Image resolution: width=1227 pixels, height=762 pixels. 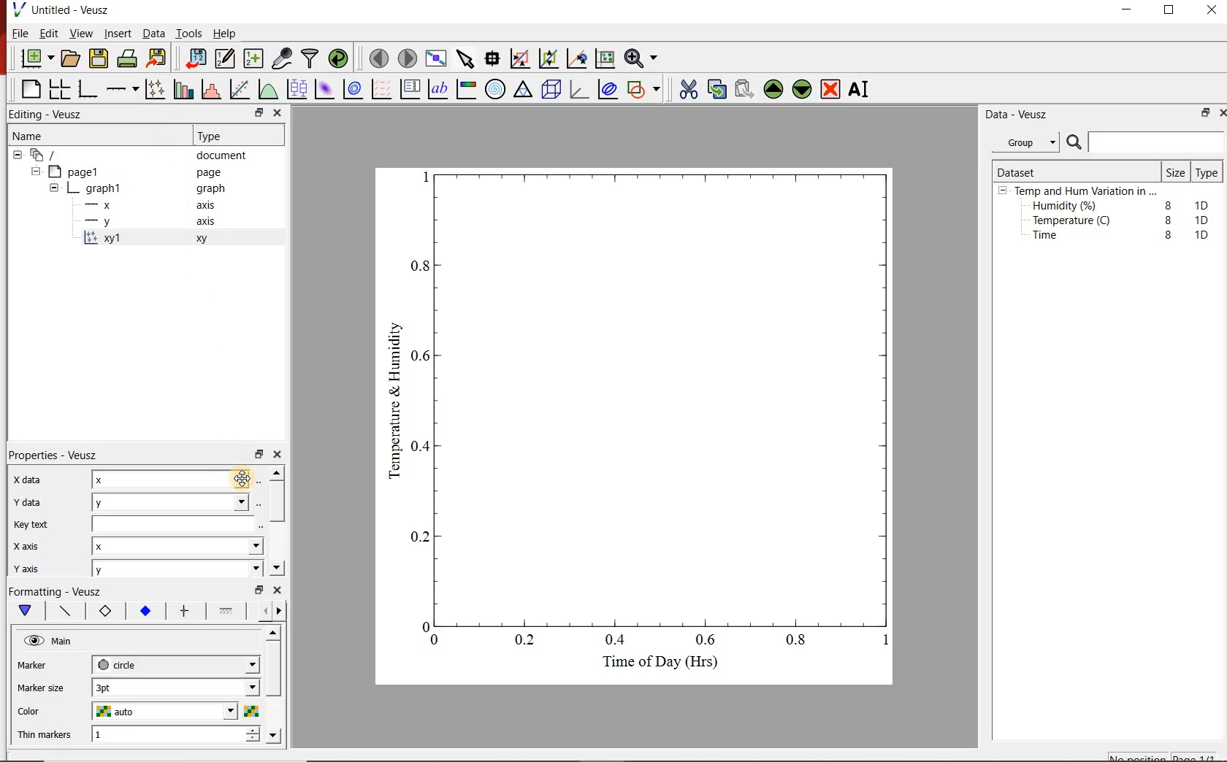 I want to click on add a shape to the plot, so click(x=647, y=91).